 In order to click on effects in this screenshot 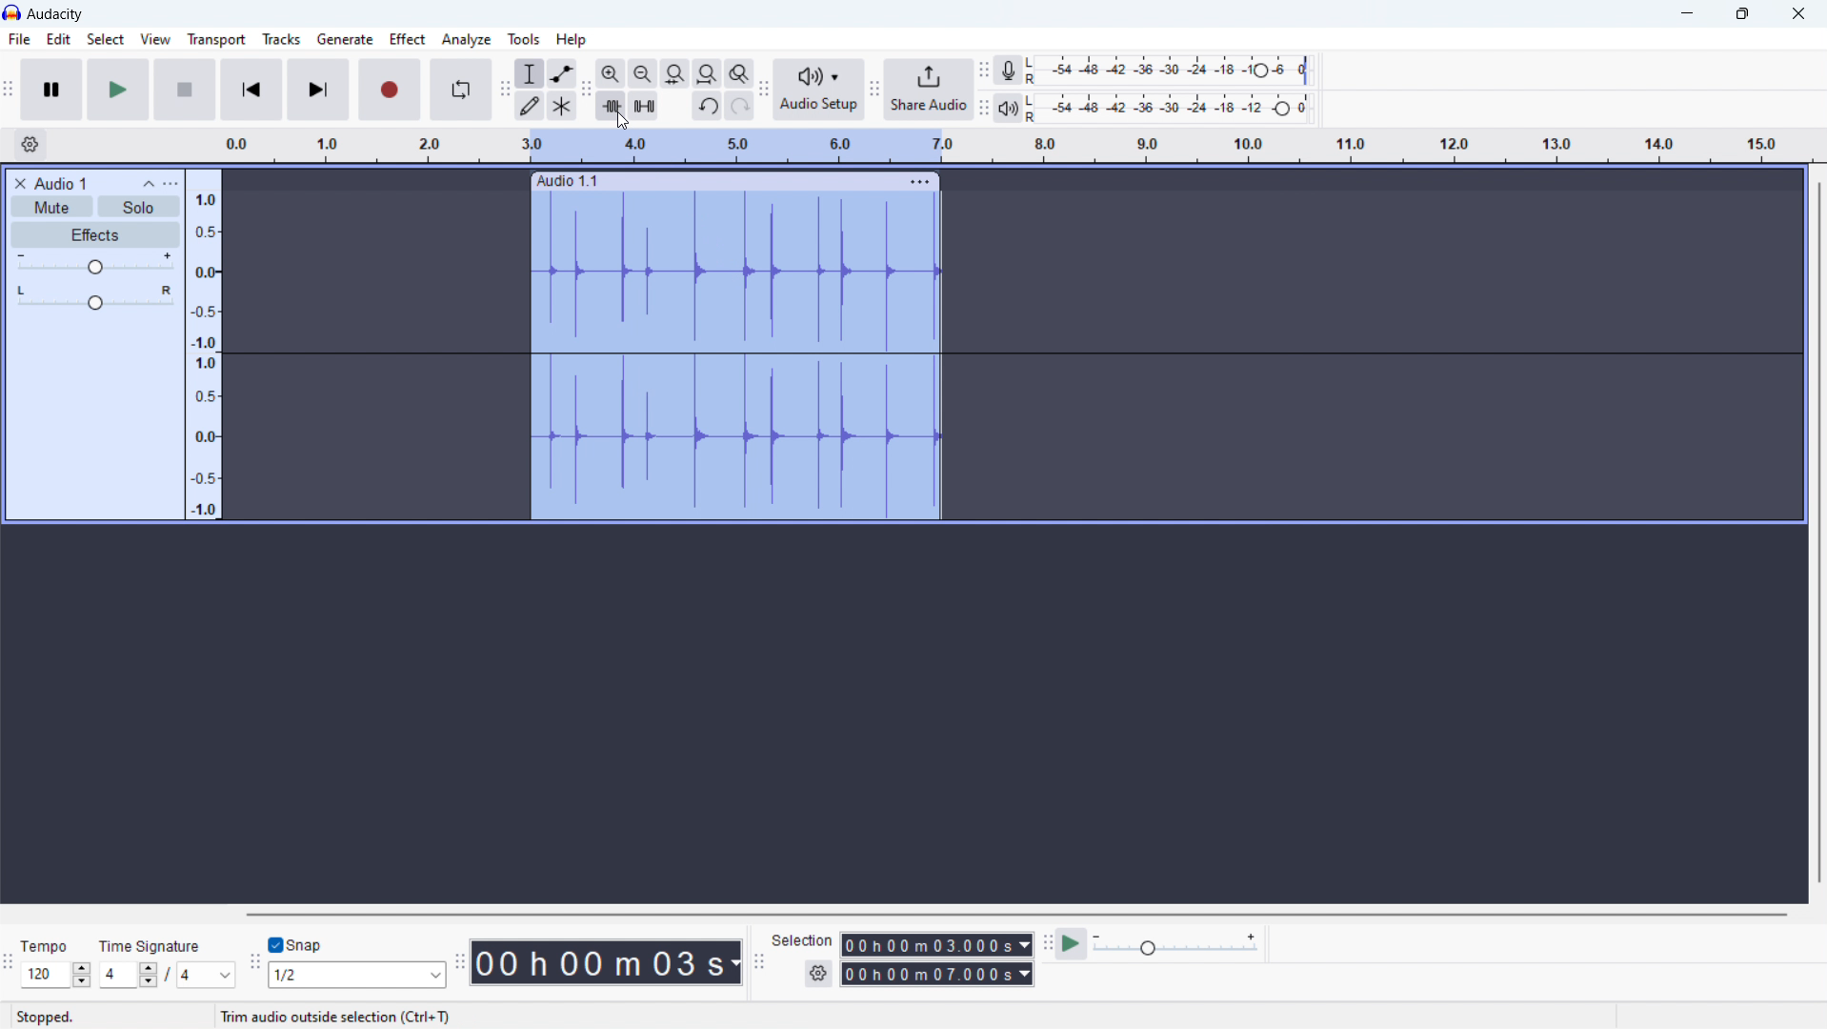, I will do `click(95, 234)`.